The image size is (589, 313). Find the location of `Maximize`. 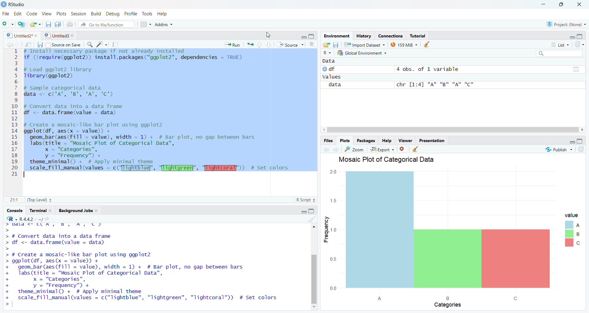

Maximize is located at coordinates (312, 211).